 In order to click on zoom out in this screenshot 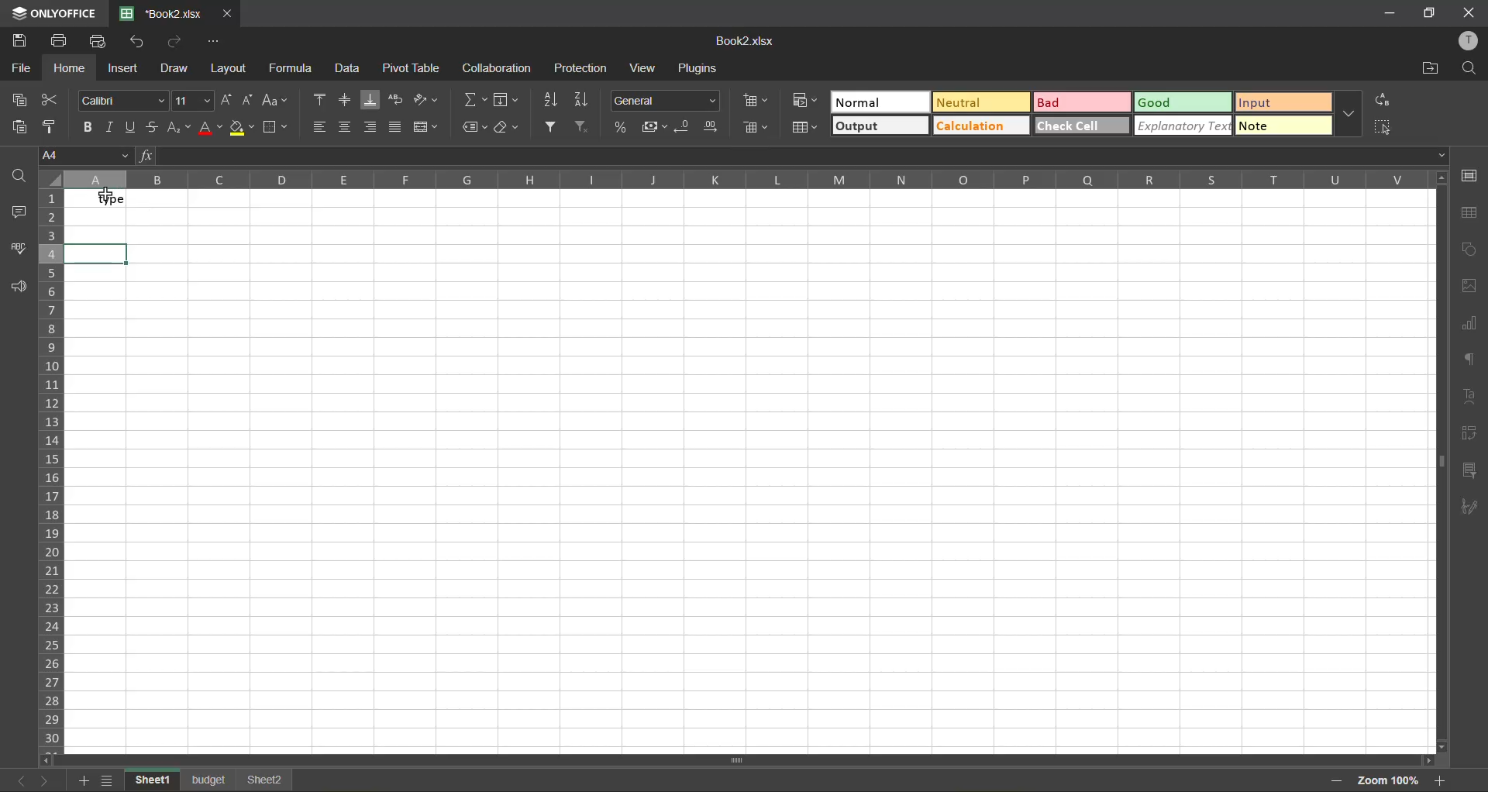, I will do `click(1338, 780)`.